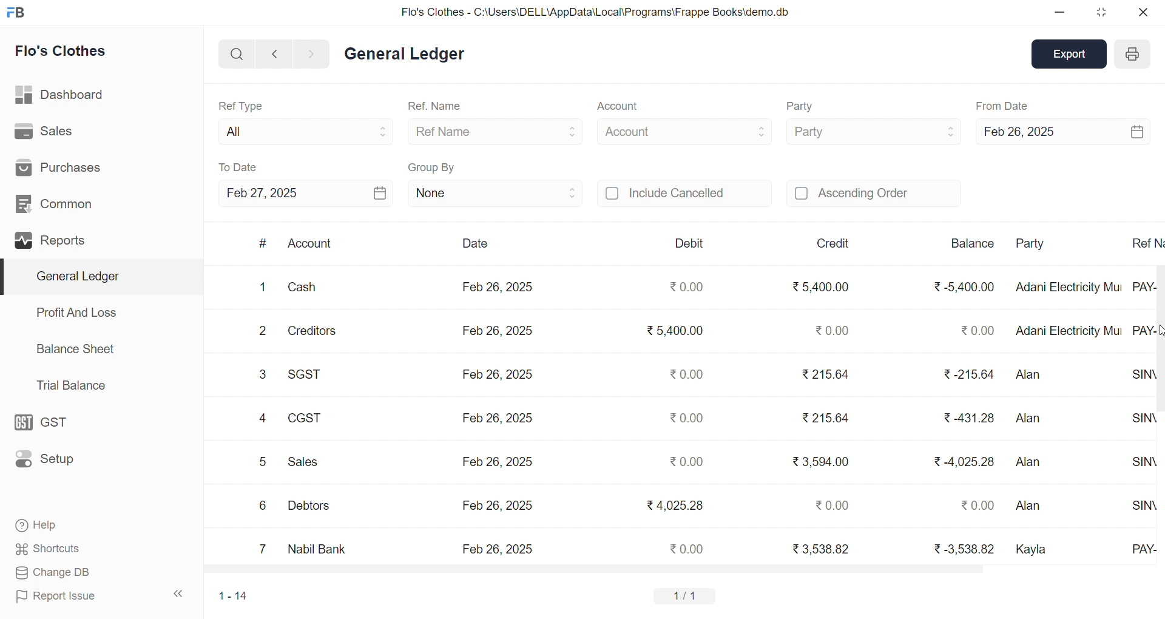 This screenshot has height=619, width=1165. What do you see at coordinates (685, 374) in the screenshot?
I see `₹0.00` at bounding box center [685, 374].